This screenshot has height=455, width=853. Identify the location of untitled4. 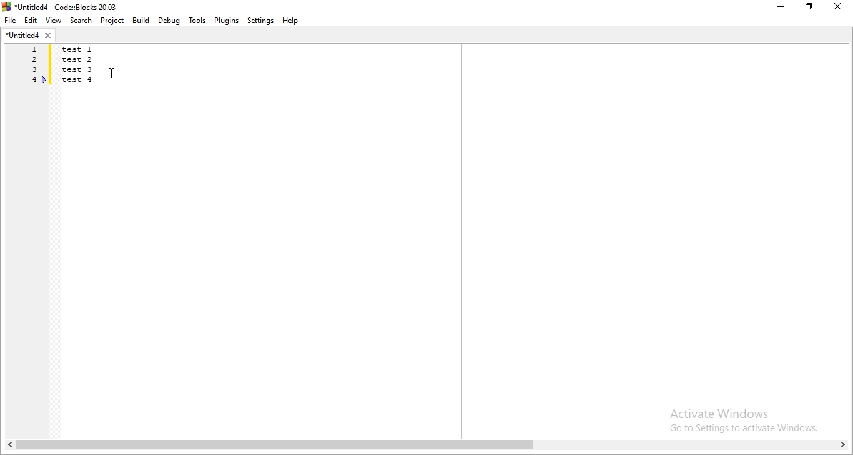
(30, 37).